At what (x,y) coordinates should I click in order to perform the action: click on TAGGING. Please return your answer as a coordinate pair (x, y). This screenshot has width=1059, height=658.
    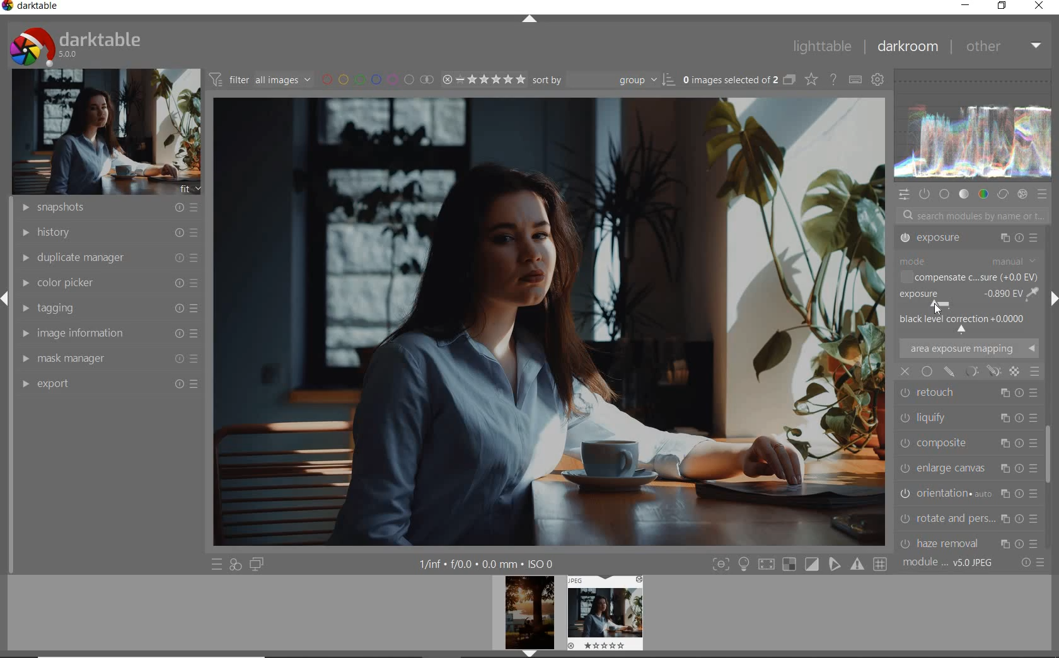
    Looking at the image, I should click on (107, 307).